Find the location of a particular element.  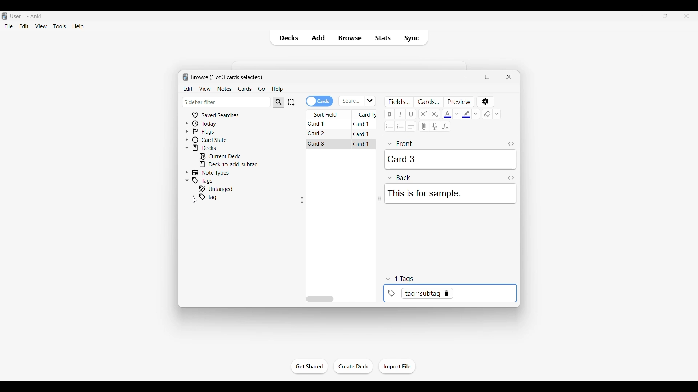

Sync is located at coordinates (413, 38).